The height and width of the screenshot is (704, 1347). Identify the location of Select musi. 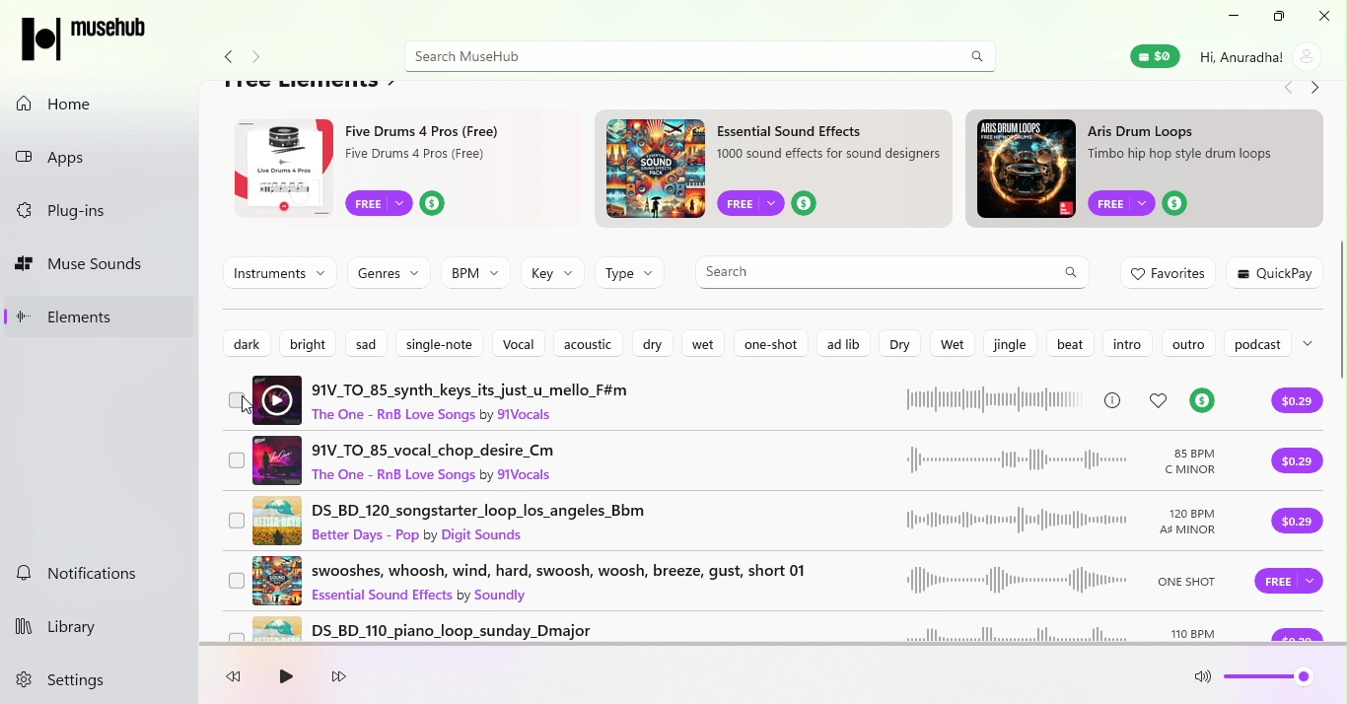
(237, 521).